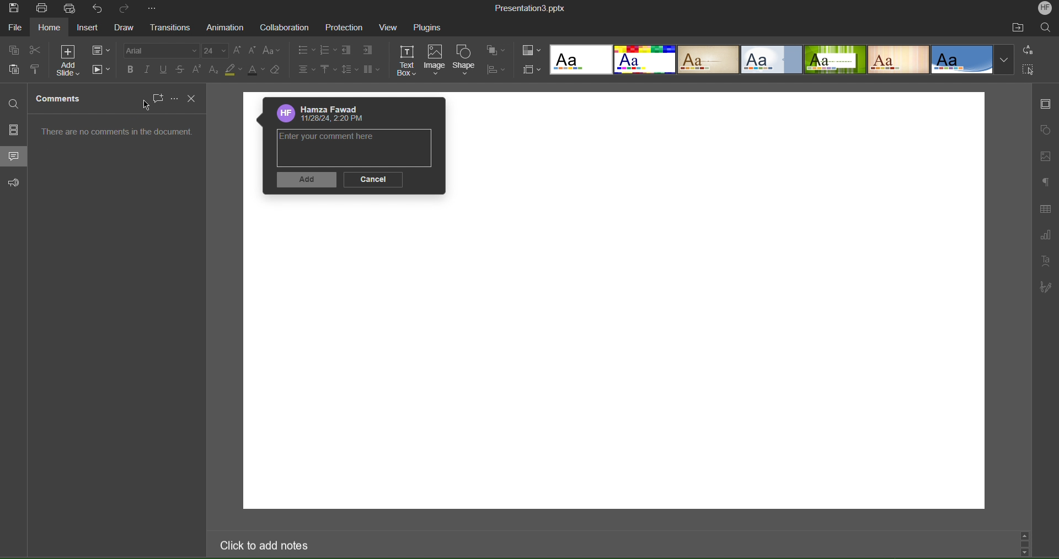  Describe the element at coordinates (334, 120) in the screenshot. I see `date and time` at that location.